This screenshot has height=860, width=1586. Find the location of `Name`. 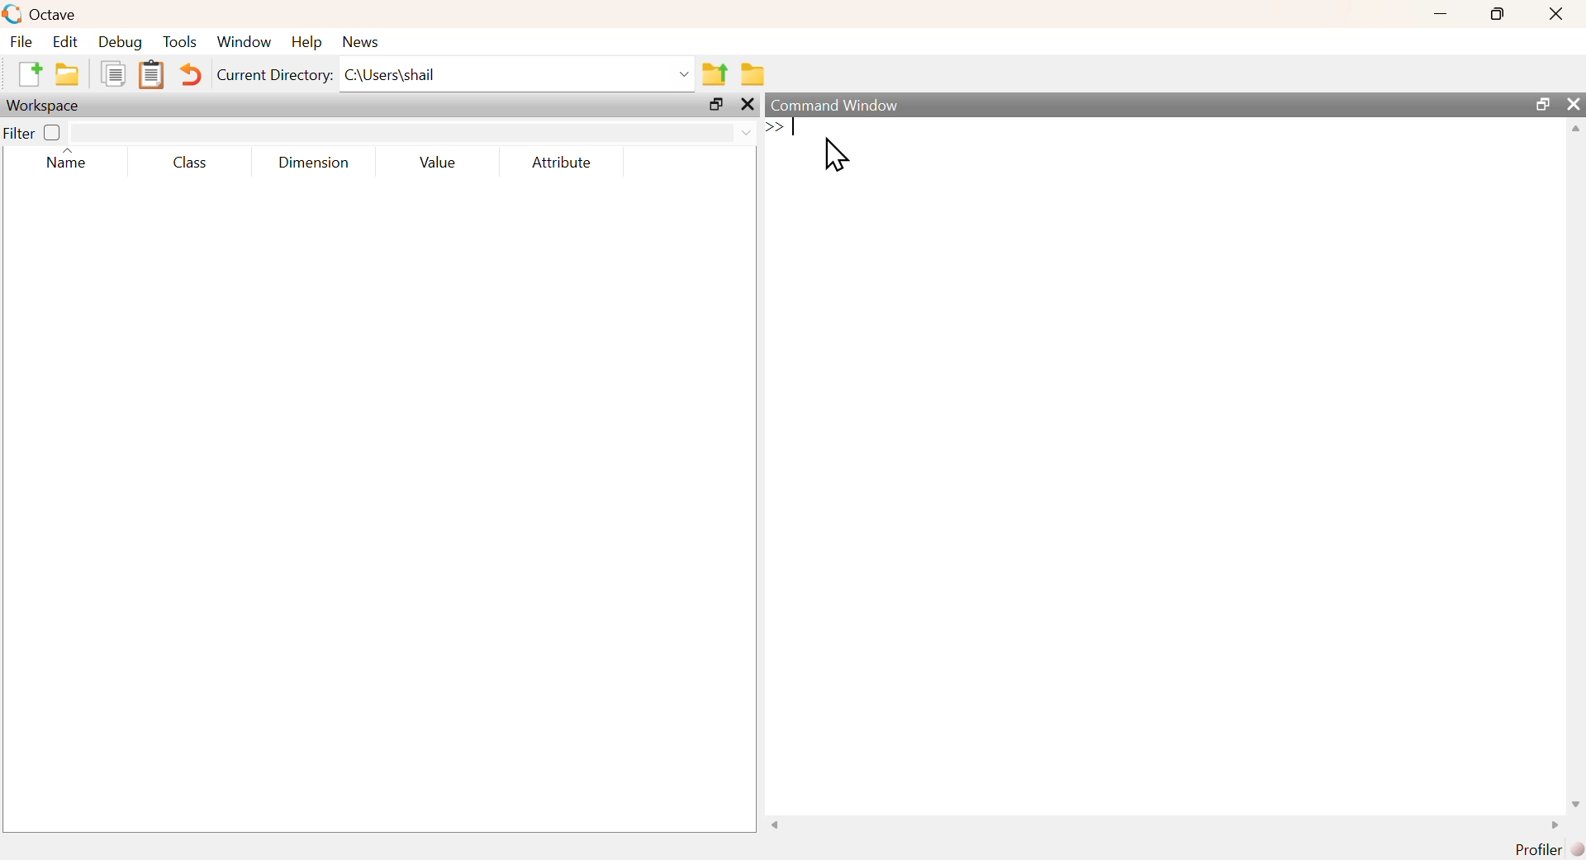

Name is located at coordinates (66, 159).